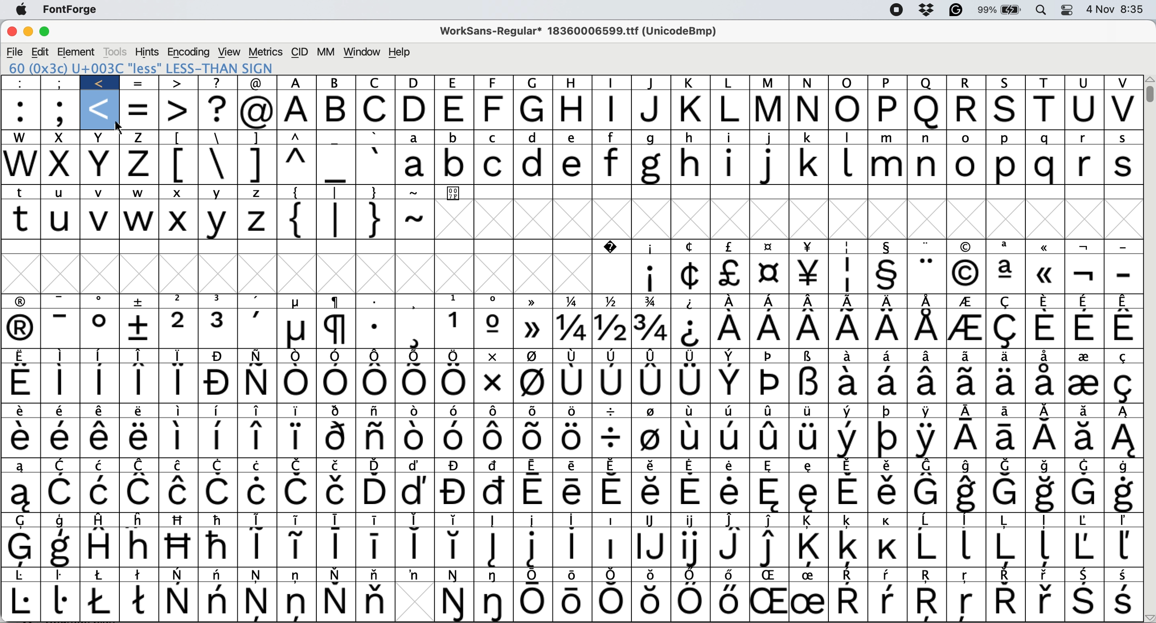 Image resolution: width=1156 pixels, height=623 pixels. Describe the element at coordinates (613, 357) in the screenshot. I see `Symbol` at that location.